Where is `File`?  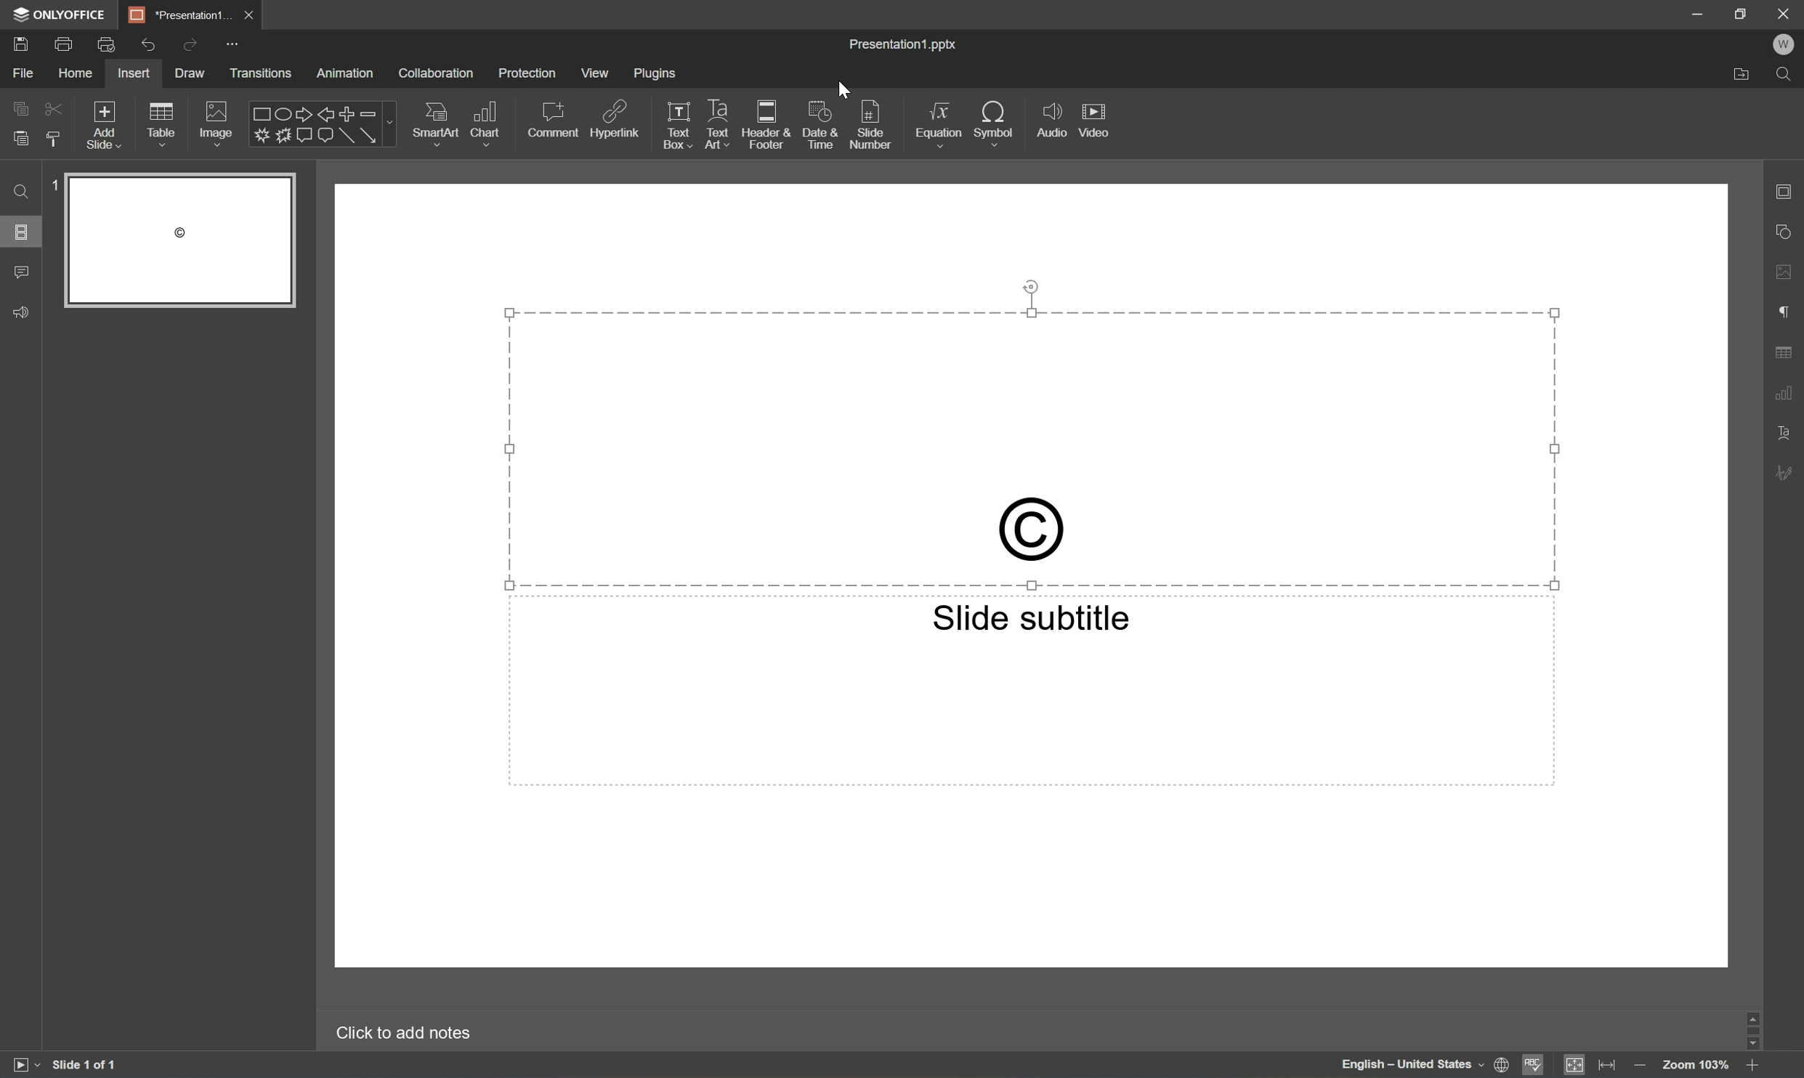
File is located at coordinates (20, 73).